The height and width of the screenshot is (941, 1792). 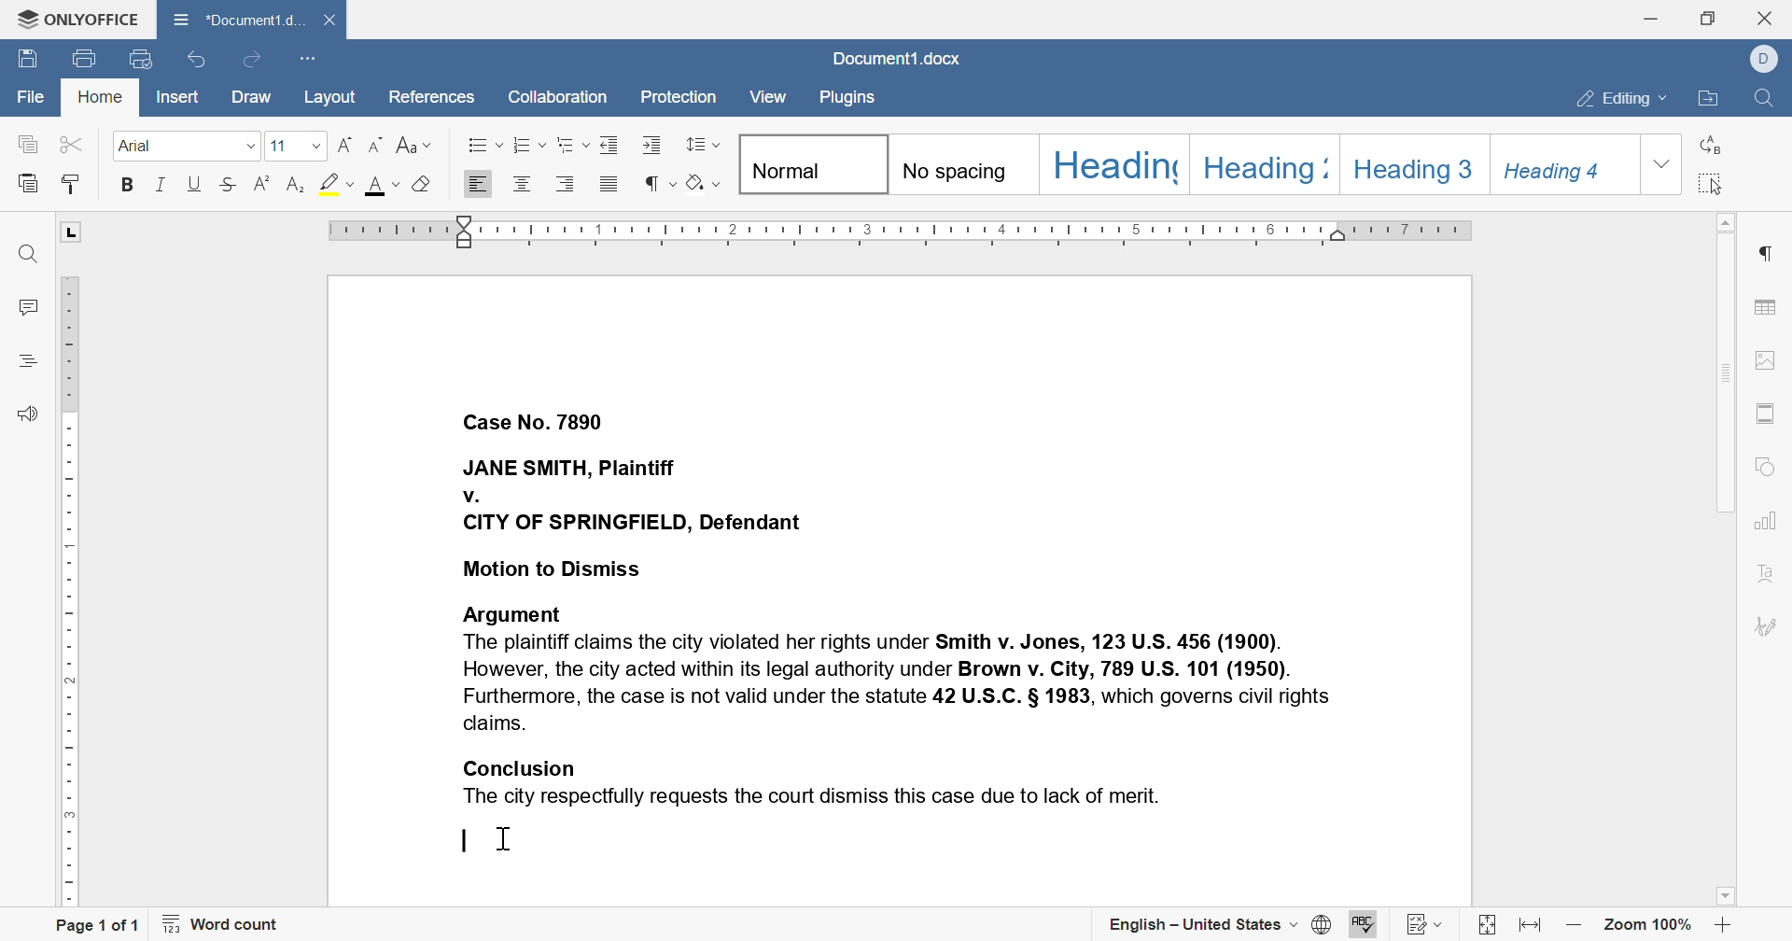 What do you see at coordinates (162, 184) in the screenshot?
I see `italic` at bounding box center [162, 184].